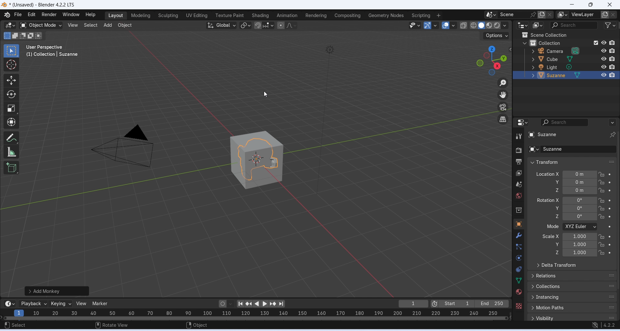  I want to click on suzanne selected layer, so click(567, 135).